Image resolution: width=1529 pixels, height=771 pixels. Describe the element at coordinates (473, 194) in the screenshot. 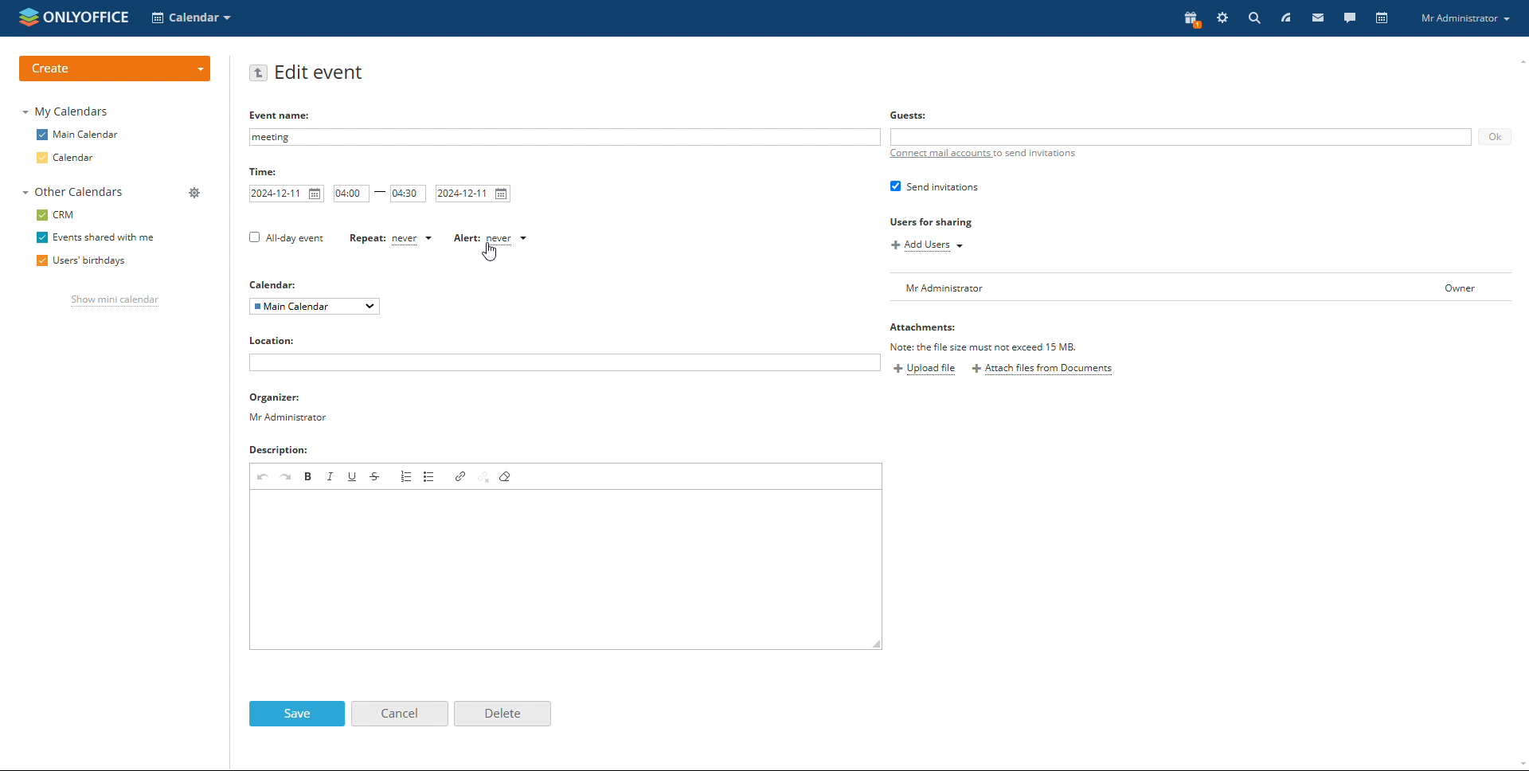

I see `end date` at that location.